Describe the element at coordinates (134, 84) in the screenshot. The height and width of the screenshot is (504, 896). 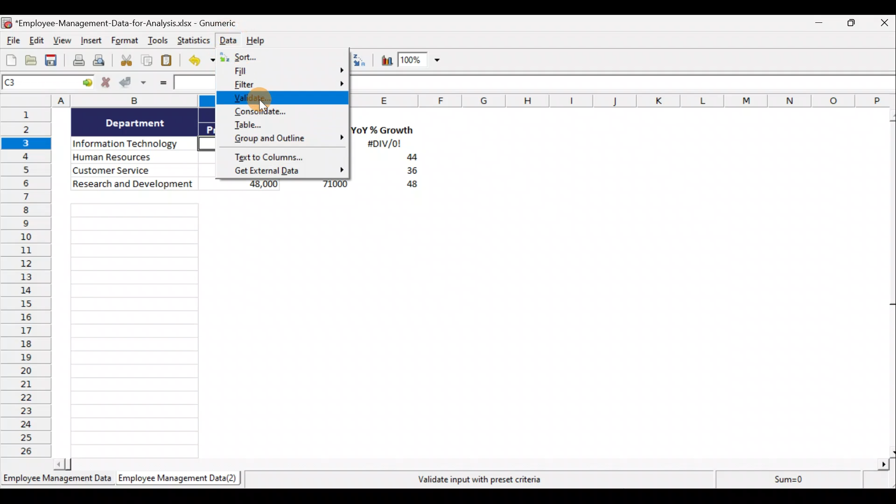
I see `Accept changes` at that location.